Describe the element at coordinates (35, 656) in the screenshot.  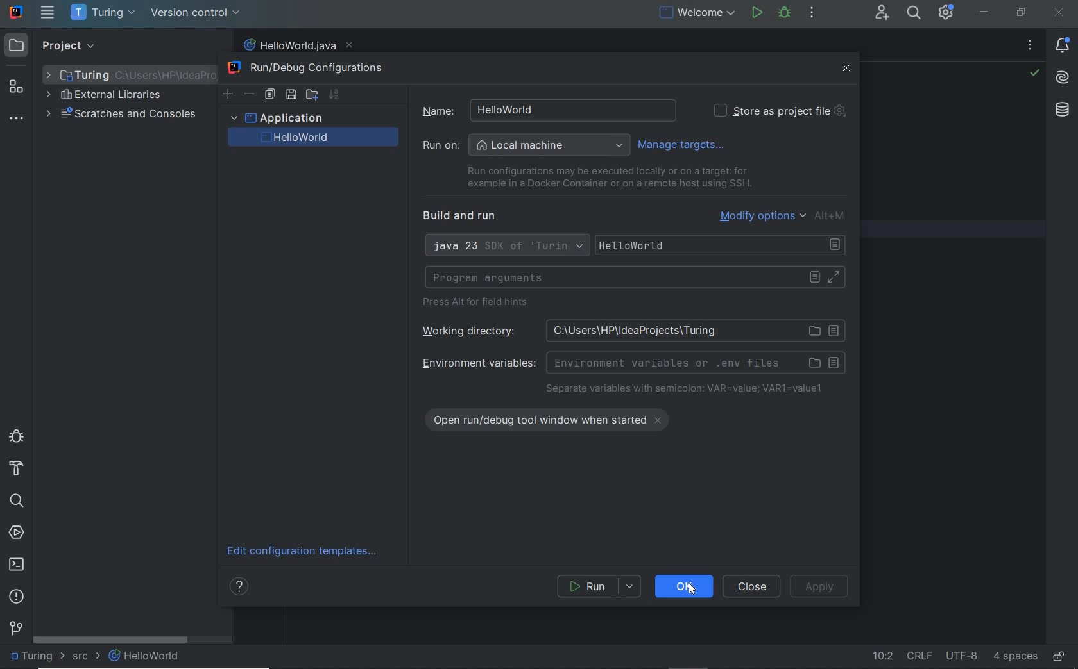
I see `project file` at that location.